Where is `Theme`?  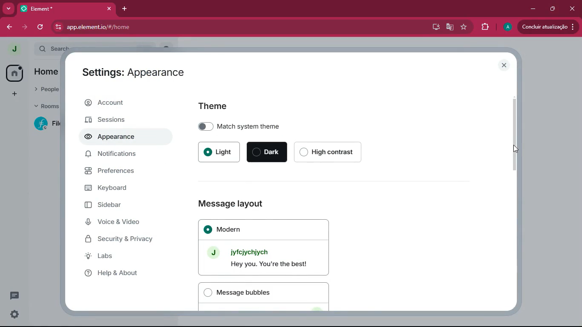
Theme is located at coordinates (214, 105).